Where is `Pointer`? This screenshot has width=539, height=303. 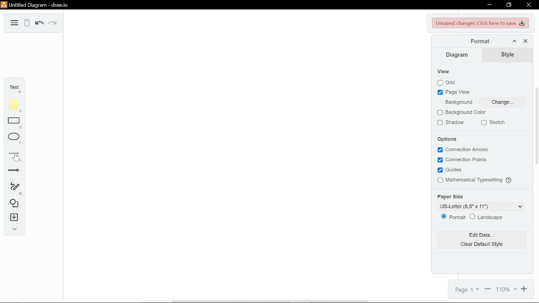 Pointer is located at coordinates (18, 159).